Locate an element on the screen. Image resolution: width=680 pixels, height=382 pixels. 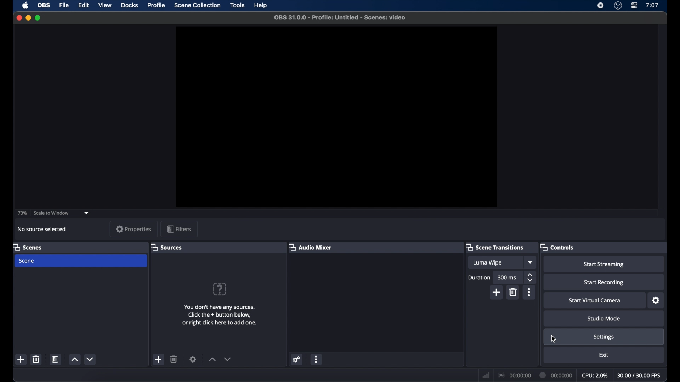
view is located at coordinates (106, 5).